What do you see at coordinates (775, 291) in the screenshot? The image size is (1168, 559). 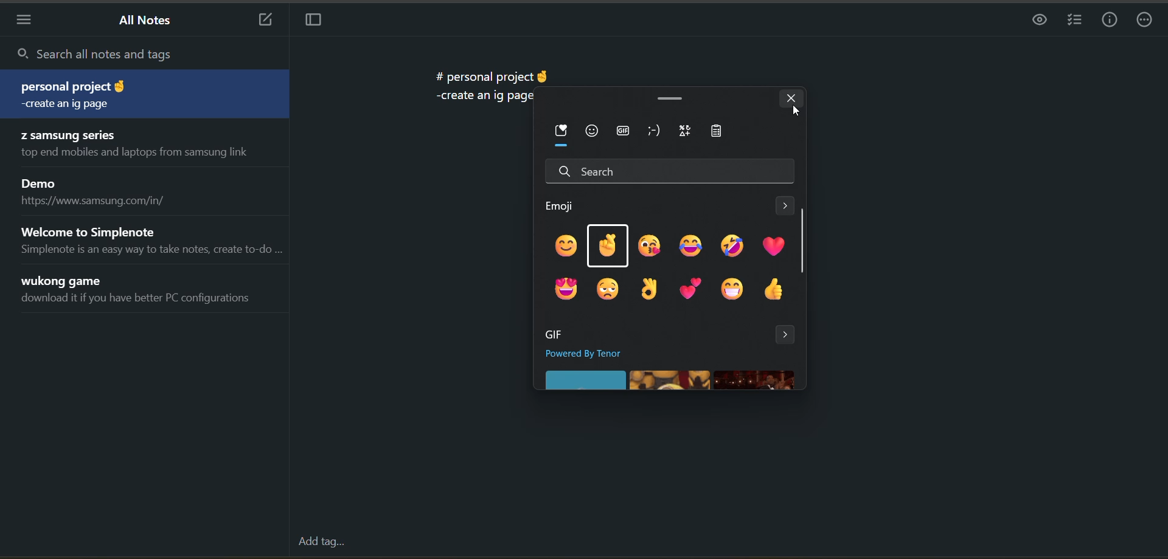 I see `emoji 12` at bounding box center [775, 291].